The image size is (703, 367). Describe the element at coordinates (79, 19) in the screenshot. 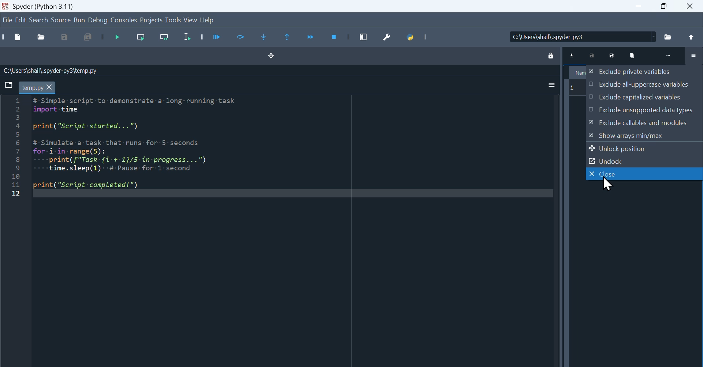

I see `run` at that location.